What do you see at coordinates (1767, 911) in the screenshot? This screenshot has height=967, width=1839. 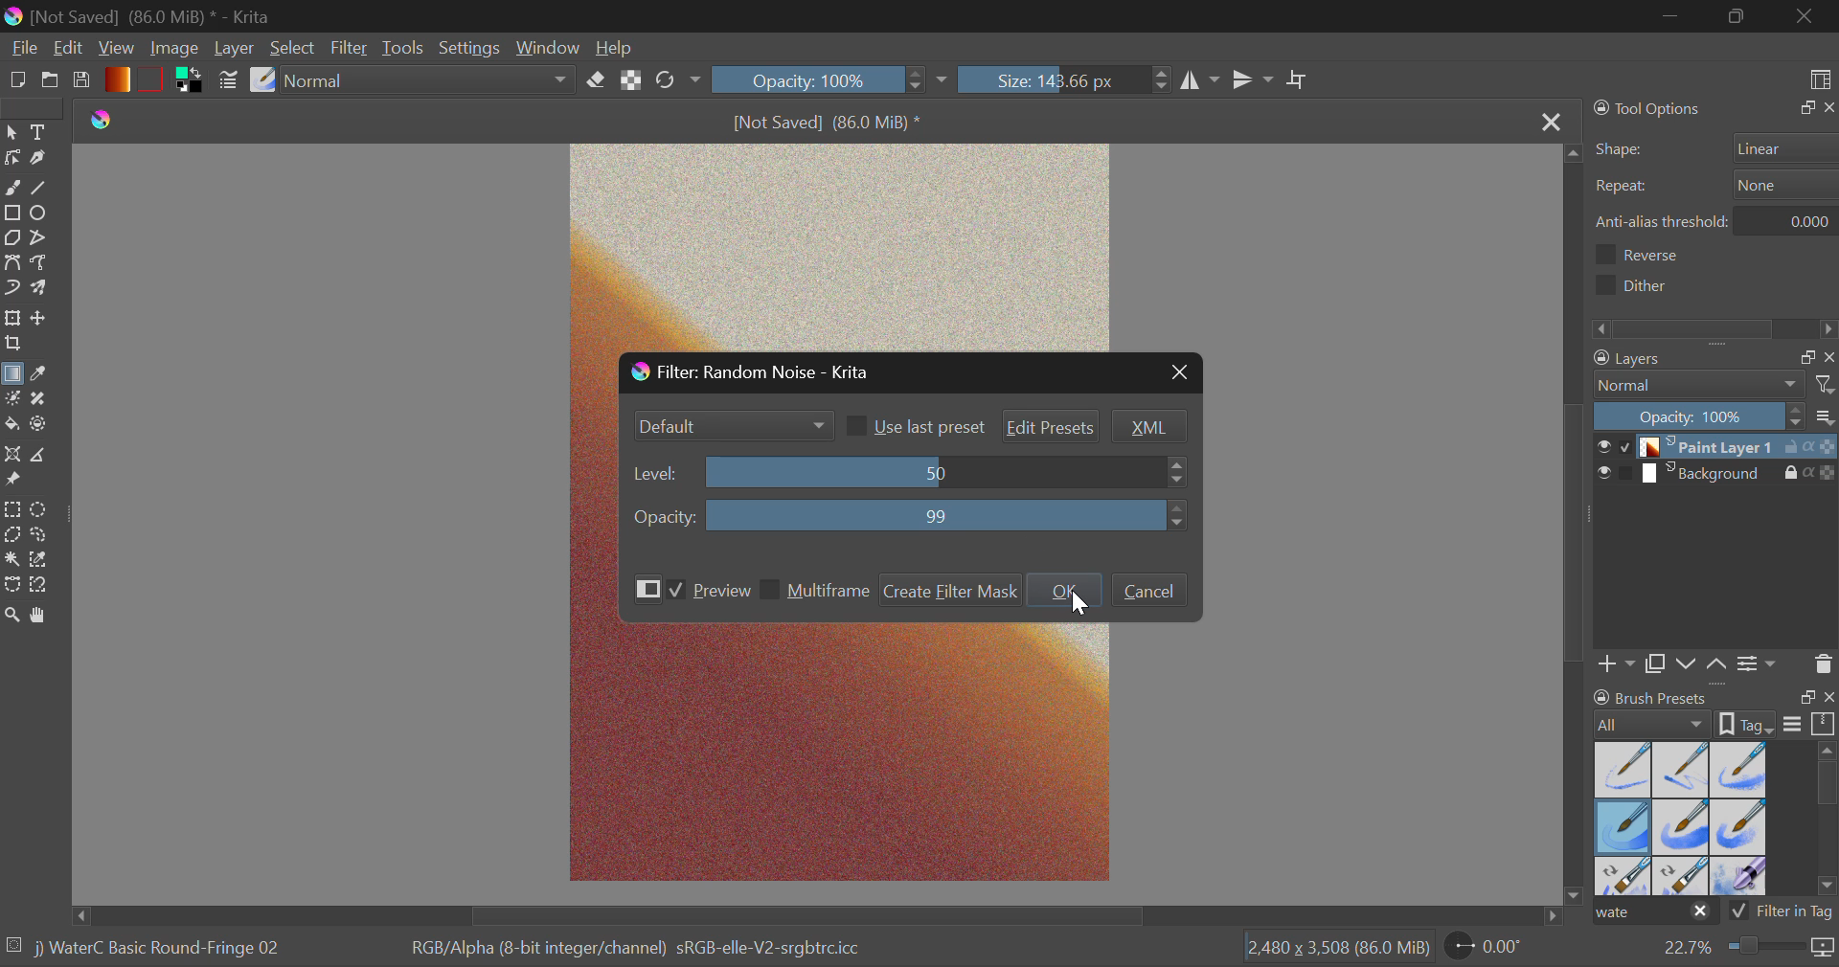 I see `tag filter` at bounding box center [1767, 911].